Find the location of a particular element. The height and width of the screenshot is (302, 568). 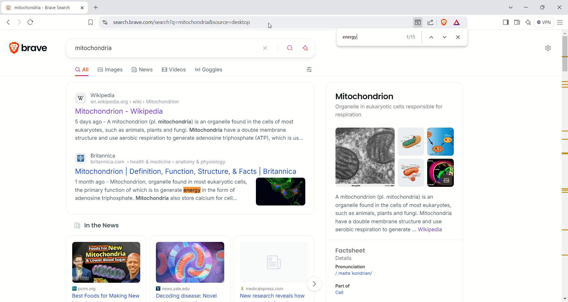

in the News is located at coordinates (100, 225).